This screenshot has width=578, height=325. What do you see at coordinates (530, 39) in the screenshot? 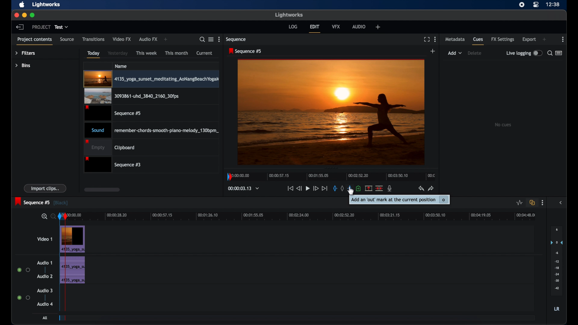
I see `export` at bounding box center [530, 39].